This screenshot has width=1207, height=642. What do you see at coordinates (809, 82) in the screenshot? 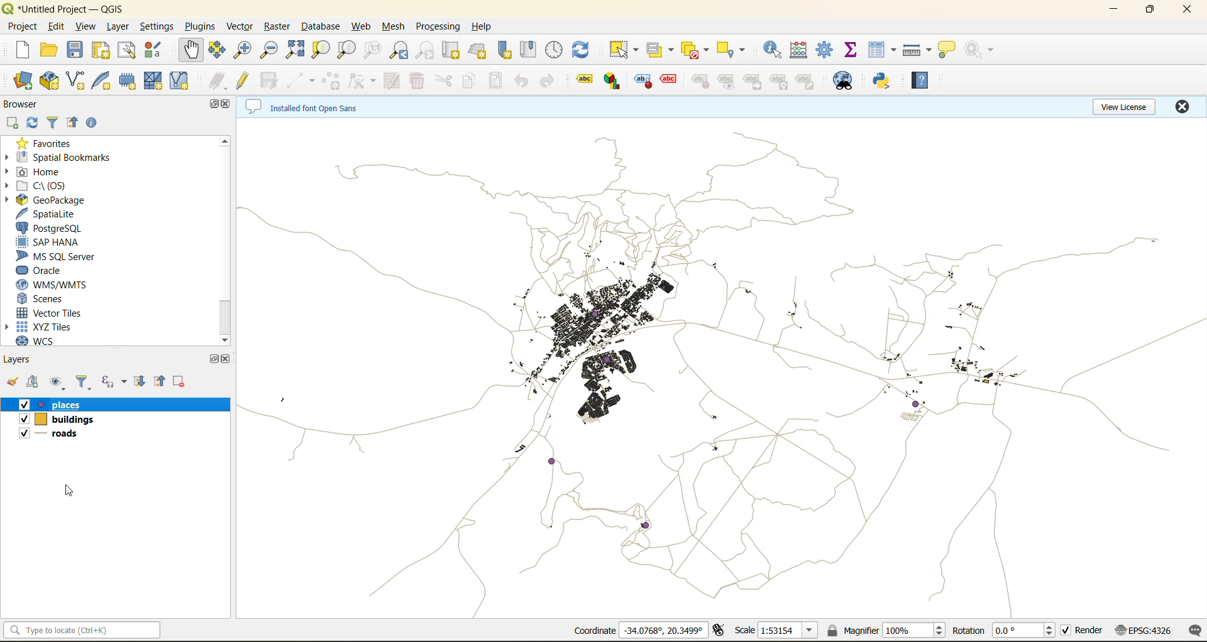
I see `label tool` at bounding box center [809, 82].